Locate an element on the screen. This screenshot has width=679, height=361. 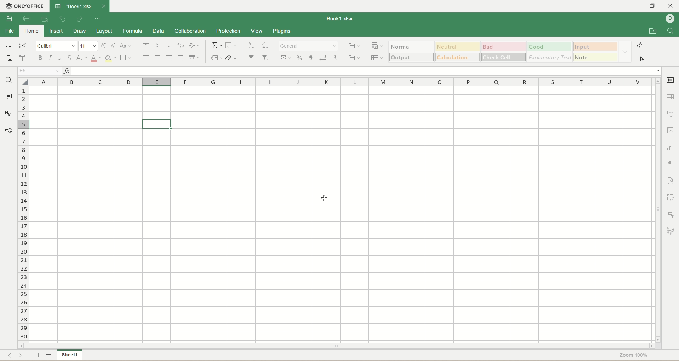
close is located at coordinates (103, 7).